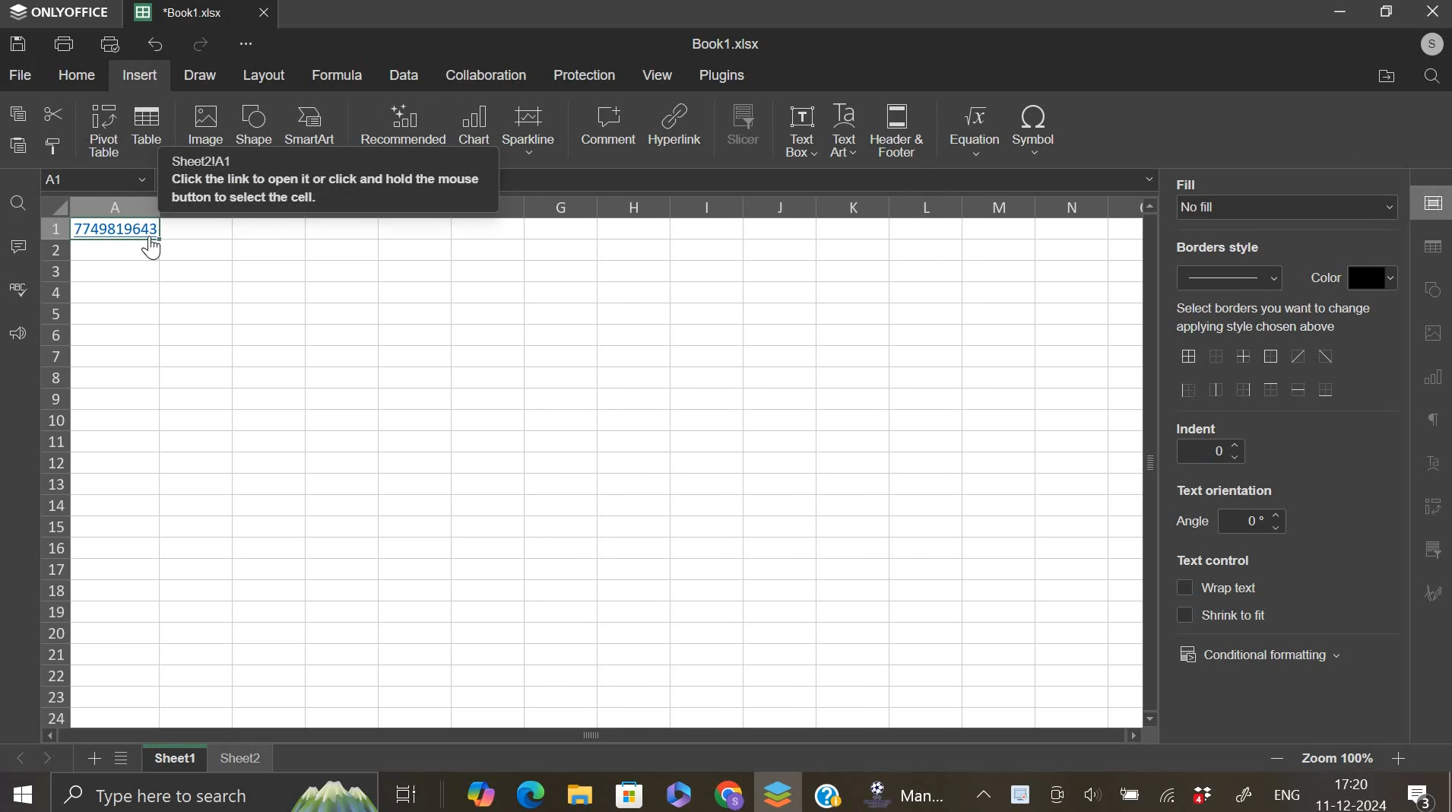  Describe the element at coordinates (1213, 560) in the screenshot. I see `text` at that location.